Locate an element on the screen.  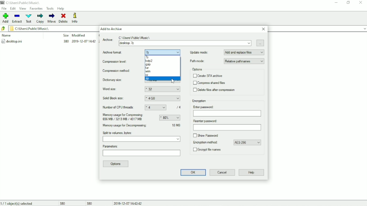
Location is located at coordinates (22, 3).